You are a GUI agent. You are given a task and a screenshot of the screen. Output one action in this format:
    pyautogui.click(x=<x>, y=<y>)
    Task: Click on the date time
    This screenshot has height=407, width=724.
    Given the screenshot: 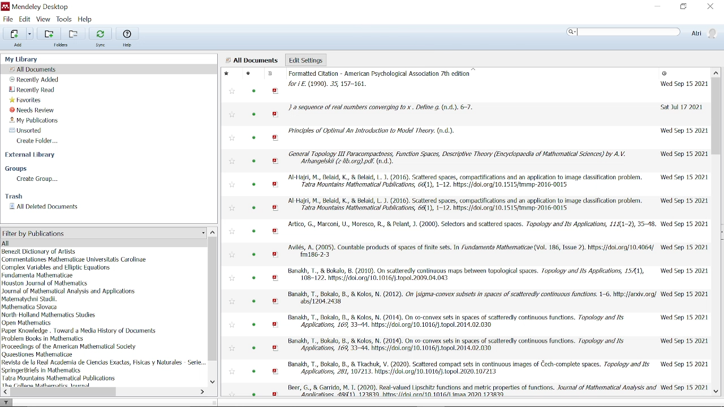 What is the action you would take?
    pyautogui.click(x=684, y=387)
    